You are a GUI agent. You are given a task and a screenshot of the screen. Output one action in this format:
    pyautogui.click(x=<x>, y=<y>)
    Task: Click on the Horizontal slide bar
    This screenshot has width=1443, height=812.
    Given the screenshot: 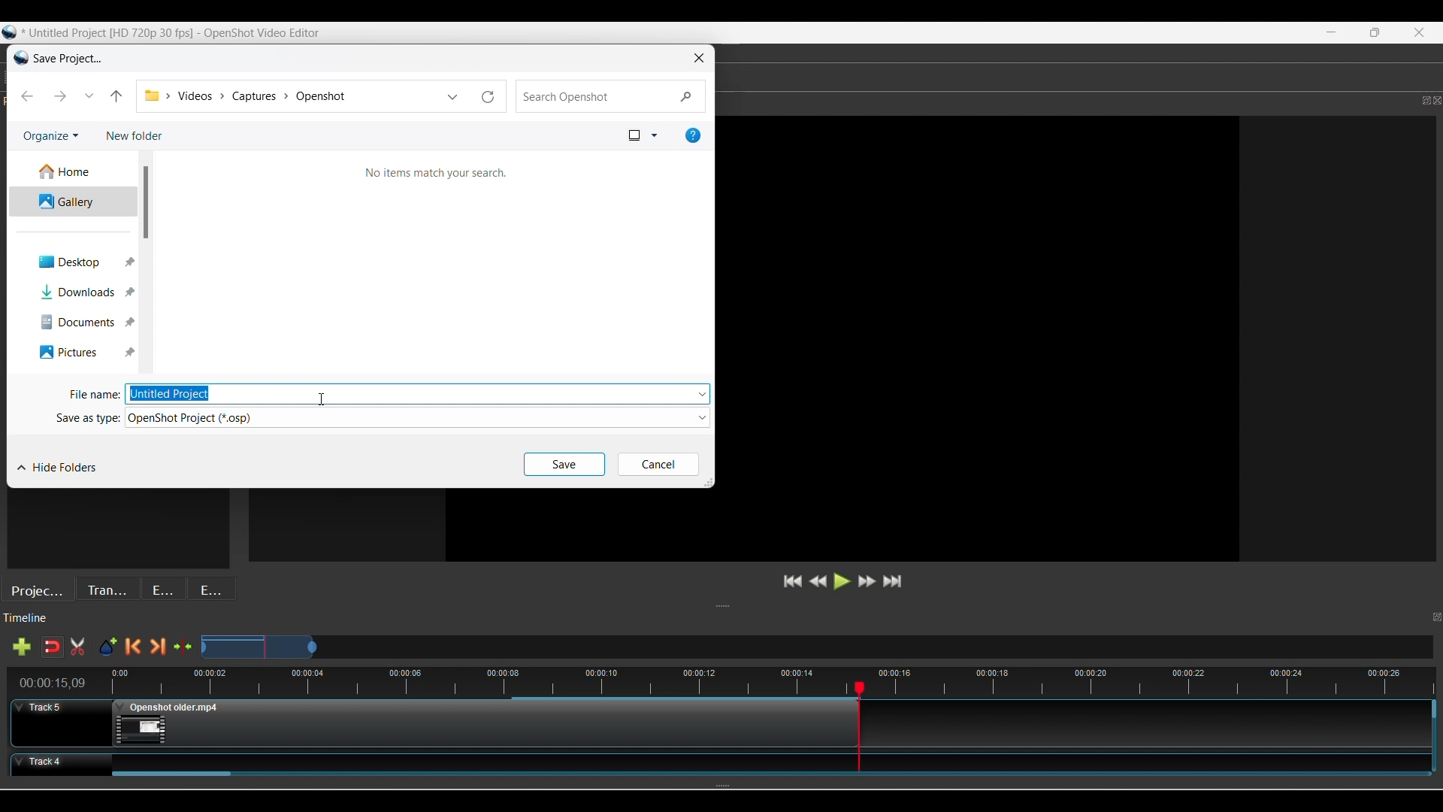 What is the action you would take?
    pyautogui.click(x=171, y=774)
    